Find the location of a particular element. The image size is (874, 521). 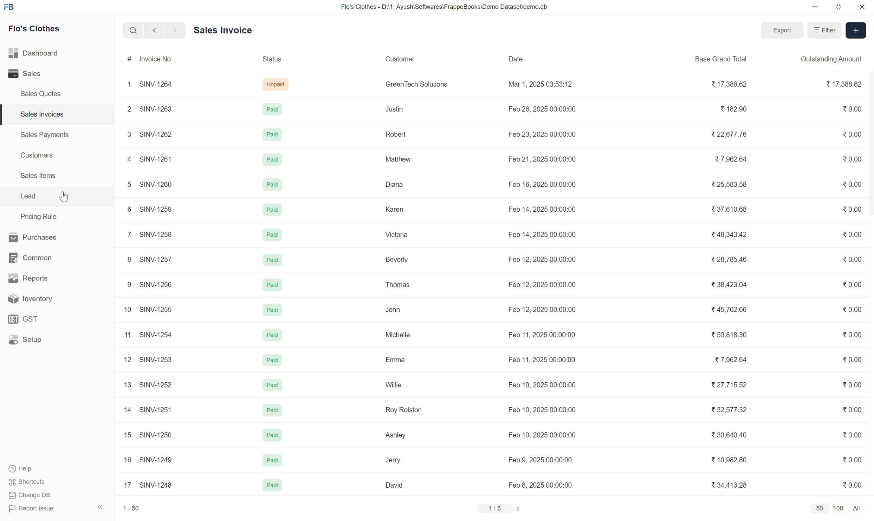

Feb 26, 2025 00:00:00 is located at coordinates (539, 109).